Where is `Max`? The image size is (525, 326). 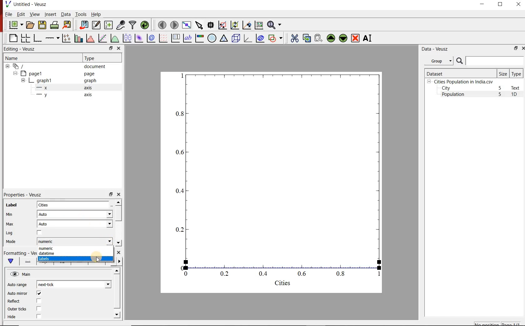 Max is located at coordinates (9, 224).